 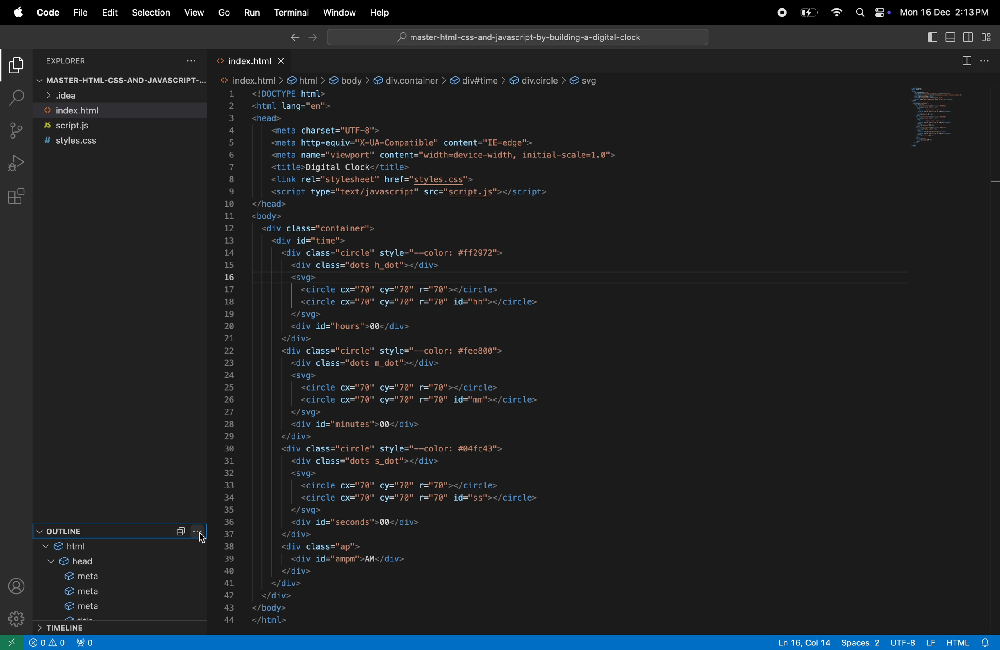 What do you see at coordinates (224, 13) in the screenshot?
I see `Go` at bounding box center [224, 13].